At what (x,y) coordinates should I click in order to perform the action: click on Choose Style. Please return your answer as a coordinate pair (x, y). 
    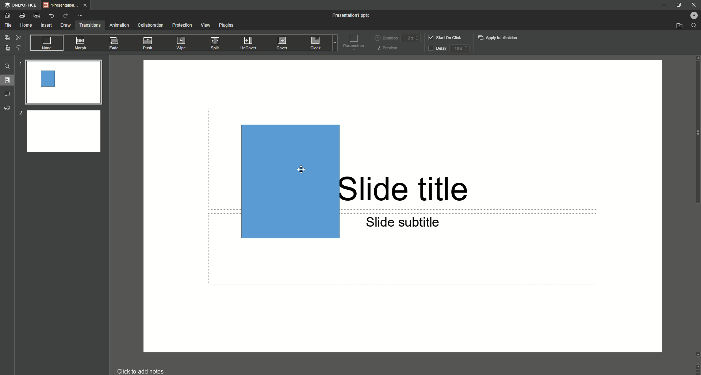
    Looking at the image, I should click on (20, 48).